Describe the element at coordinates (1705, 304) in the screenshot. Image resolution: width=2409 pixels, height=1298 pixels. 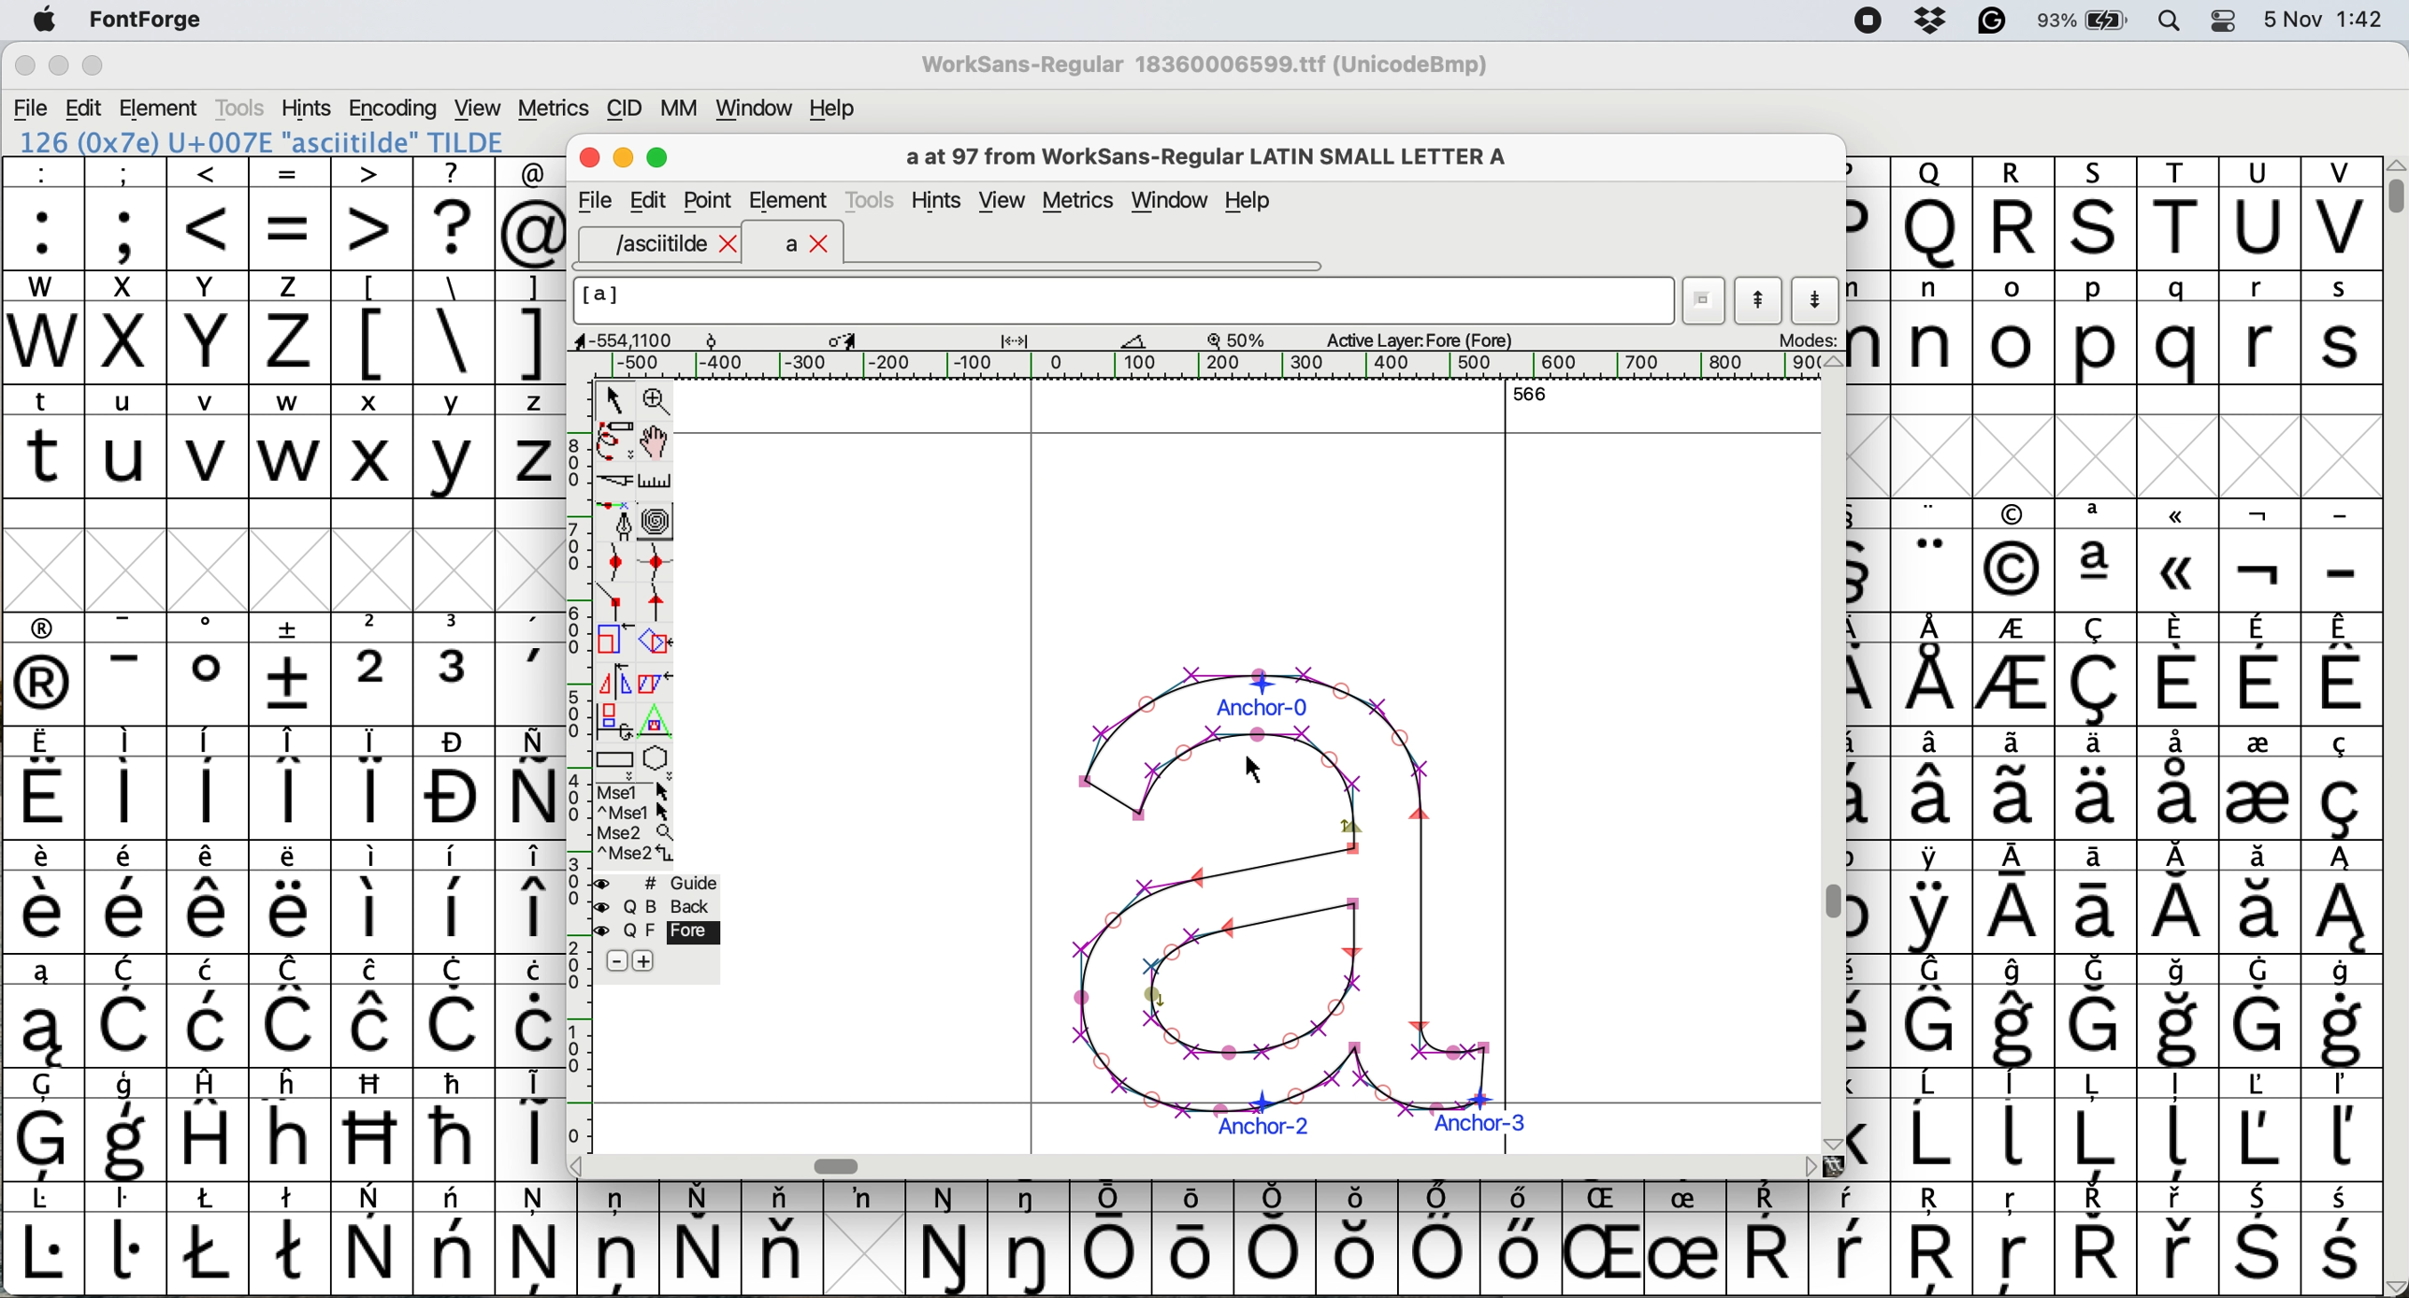
I see `current word list` at that location.